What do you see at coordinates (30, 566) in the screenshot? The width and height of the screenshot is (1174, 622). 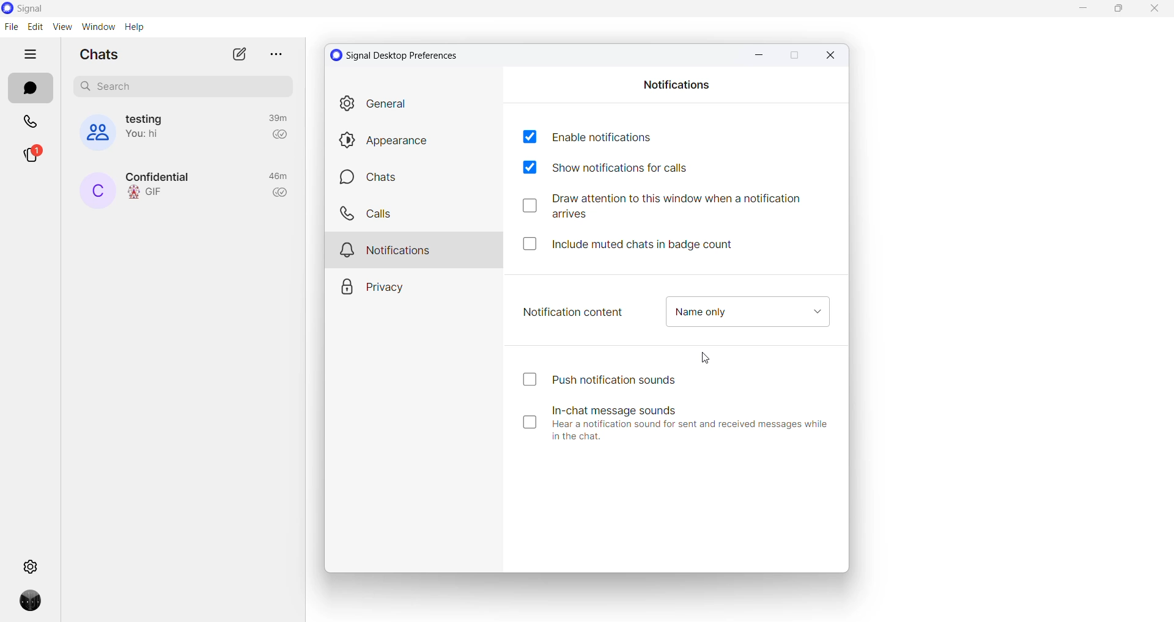 I see `settings` at bounding box center [30, 566].